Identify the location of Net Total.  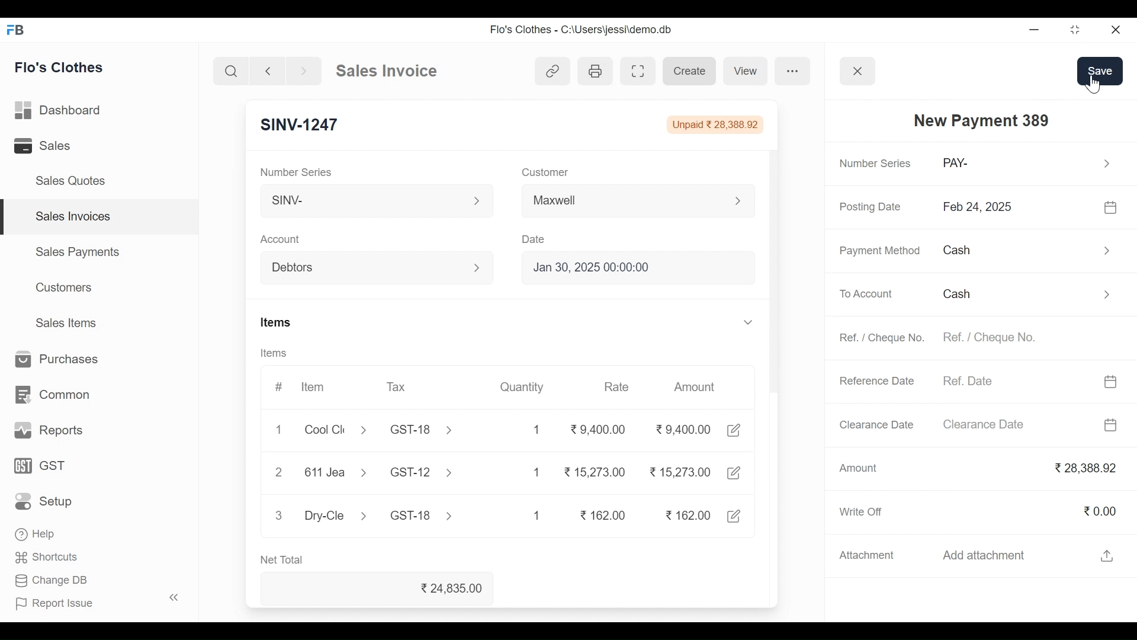
(288, 560).